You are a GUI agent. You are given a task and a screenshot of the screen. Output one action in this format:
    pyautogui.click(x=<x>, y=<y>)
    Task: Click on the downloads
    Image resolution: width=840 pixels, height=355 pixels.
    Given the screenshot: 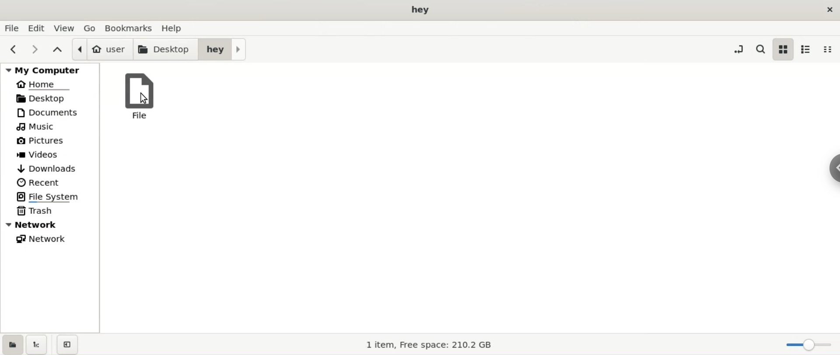 What is the action you would take?
    pyautogui.click(x=51, y=169)
    